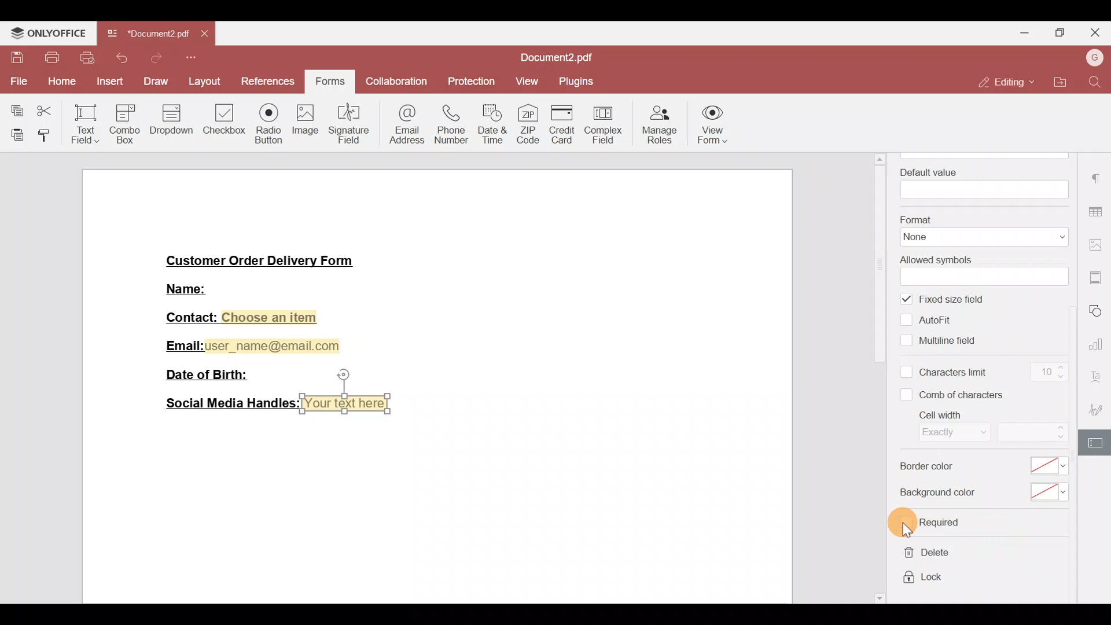  What do you see at coordinates (1096, 83) in the screenshot?
I see `Find` at bounding box center [1096, 83].